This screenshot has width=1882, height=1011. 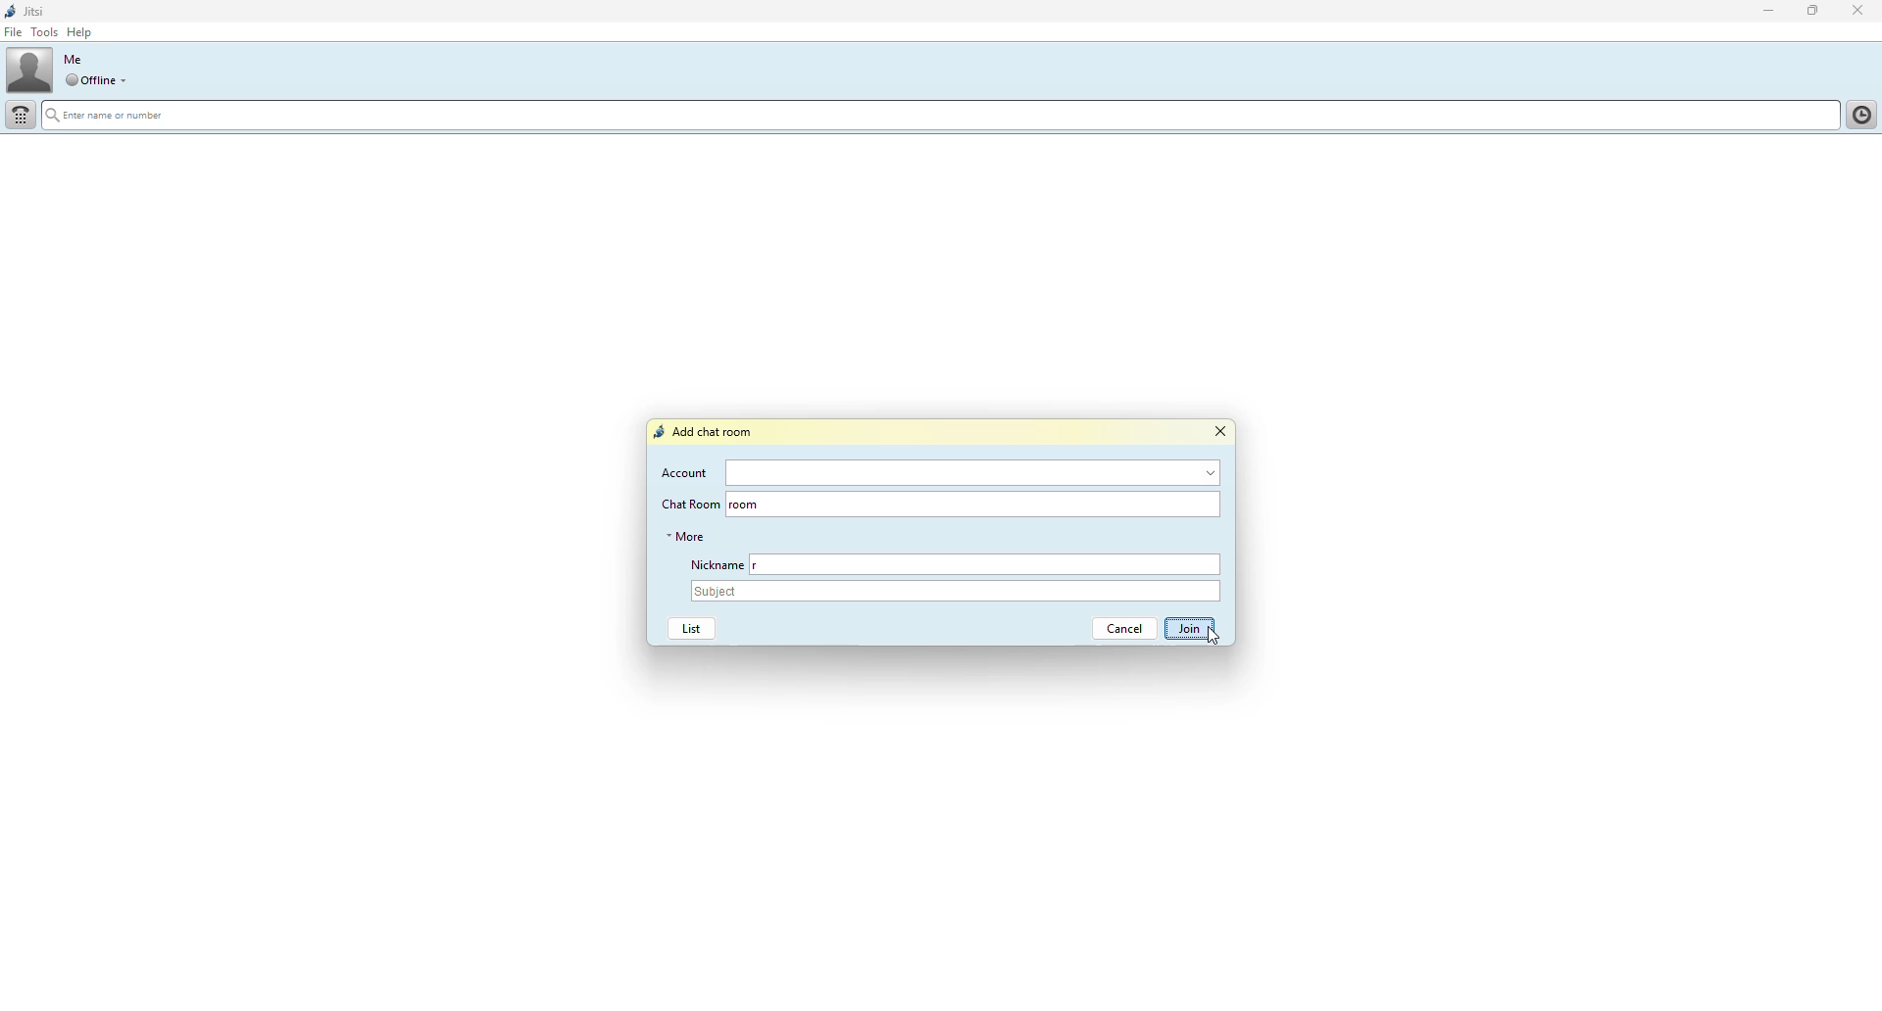 I want to click on profile, so click(x=29, y=72).